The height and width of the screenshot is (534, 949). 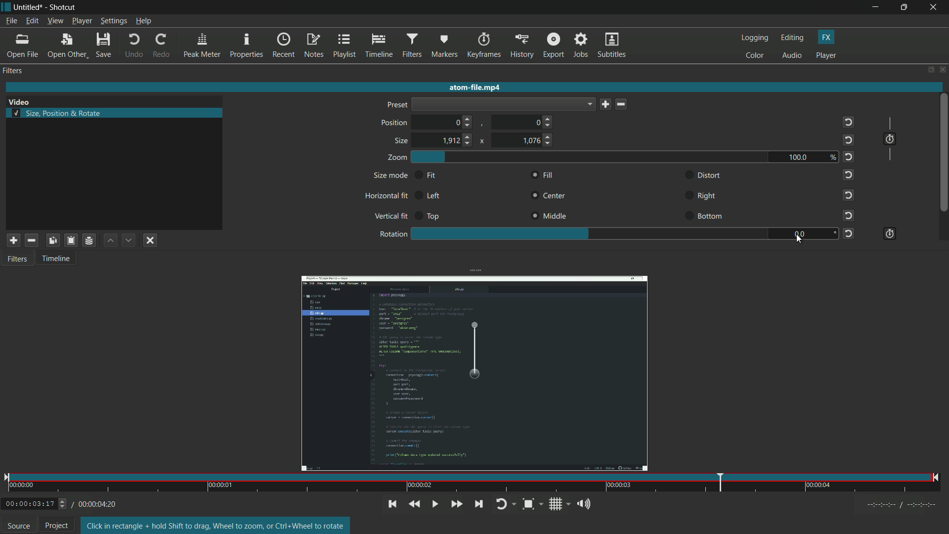 What do you see at coordinates (13, 71) in the screenshot?
I see `filters` at bounding box center [13, 71].